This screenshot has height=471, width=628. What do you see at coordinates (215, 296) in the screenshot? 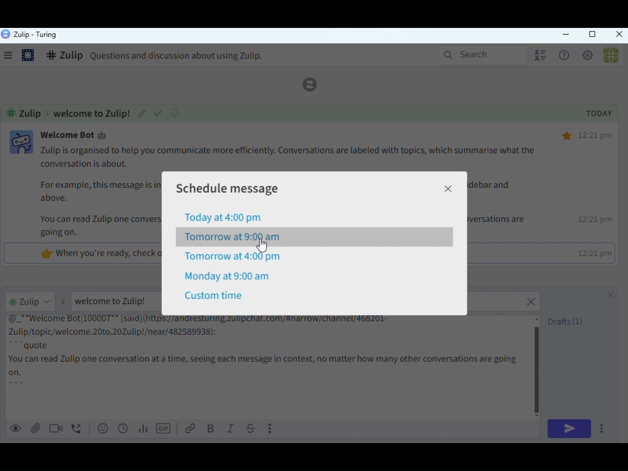
I see `Custom time` at bounding box center [215, 296].